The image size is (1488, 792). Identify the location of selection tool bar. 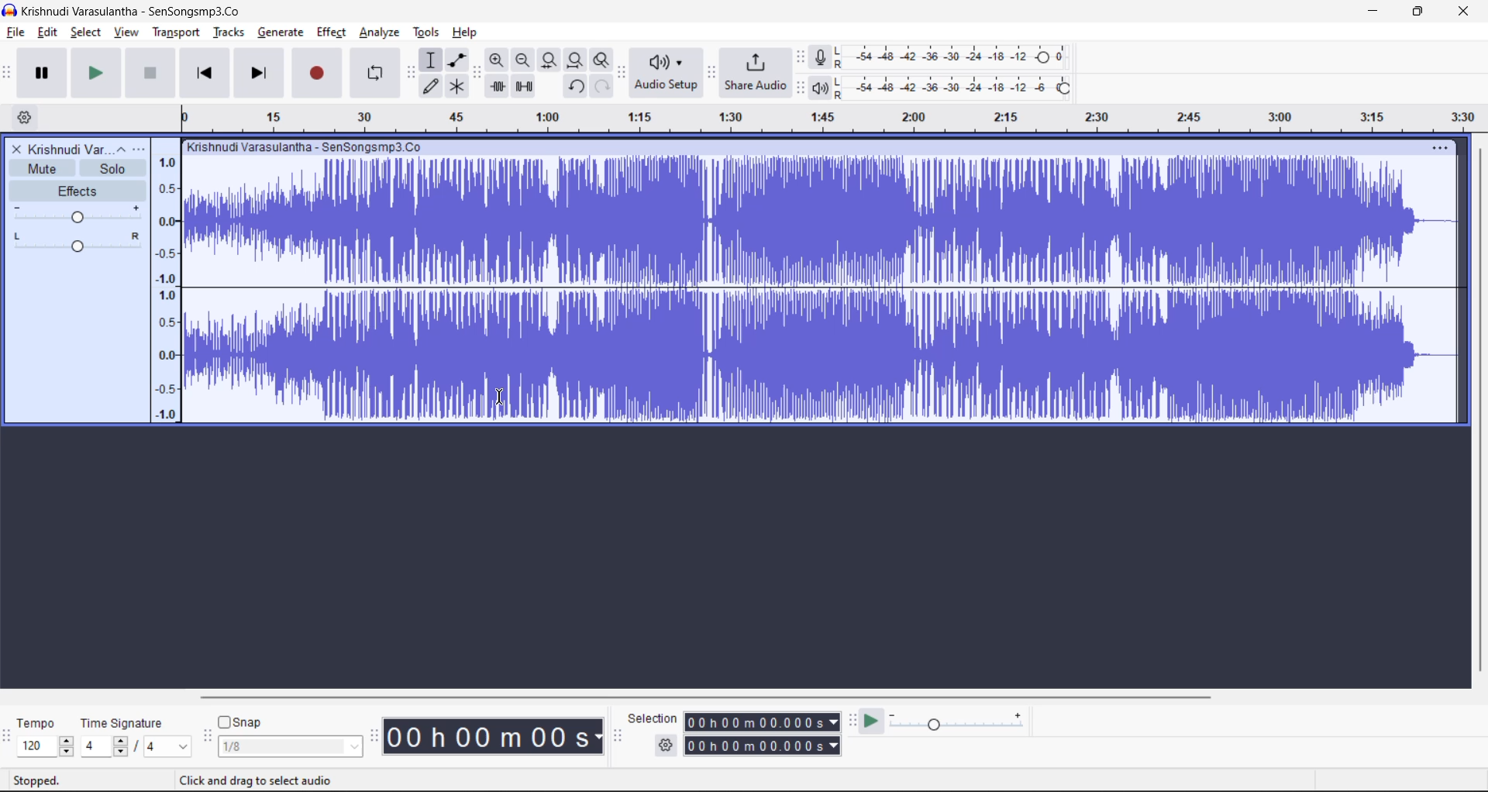
(615, 736).